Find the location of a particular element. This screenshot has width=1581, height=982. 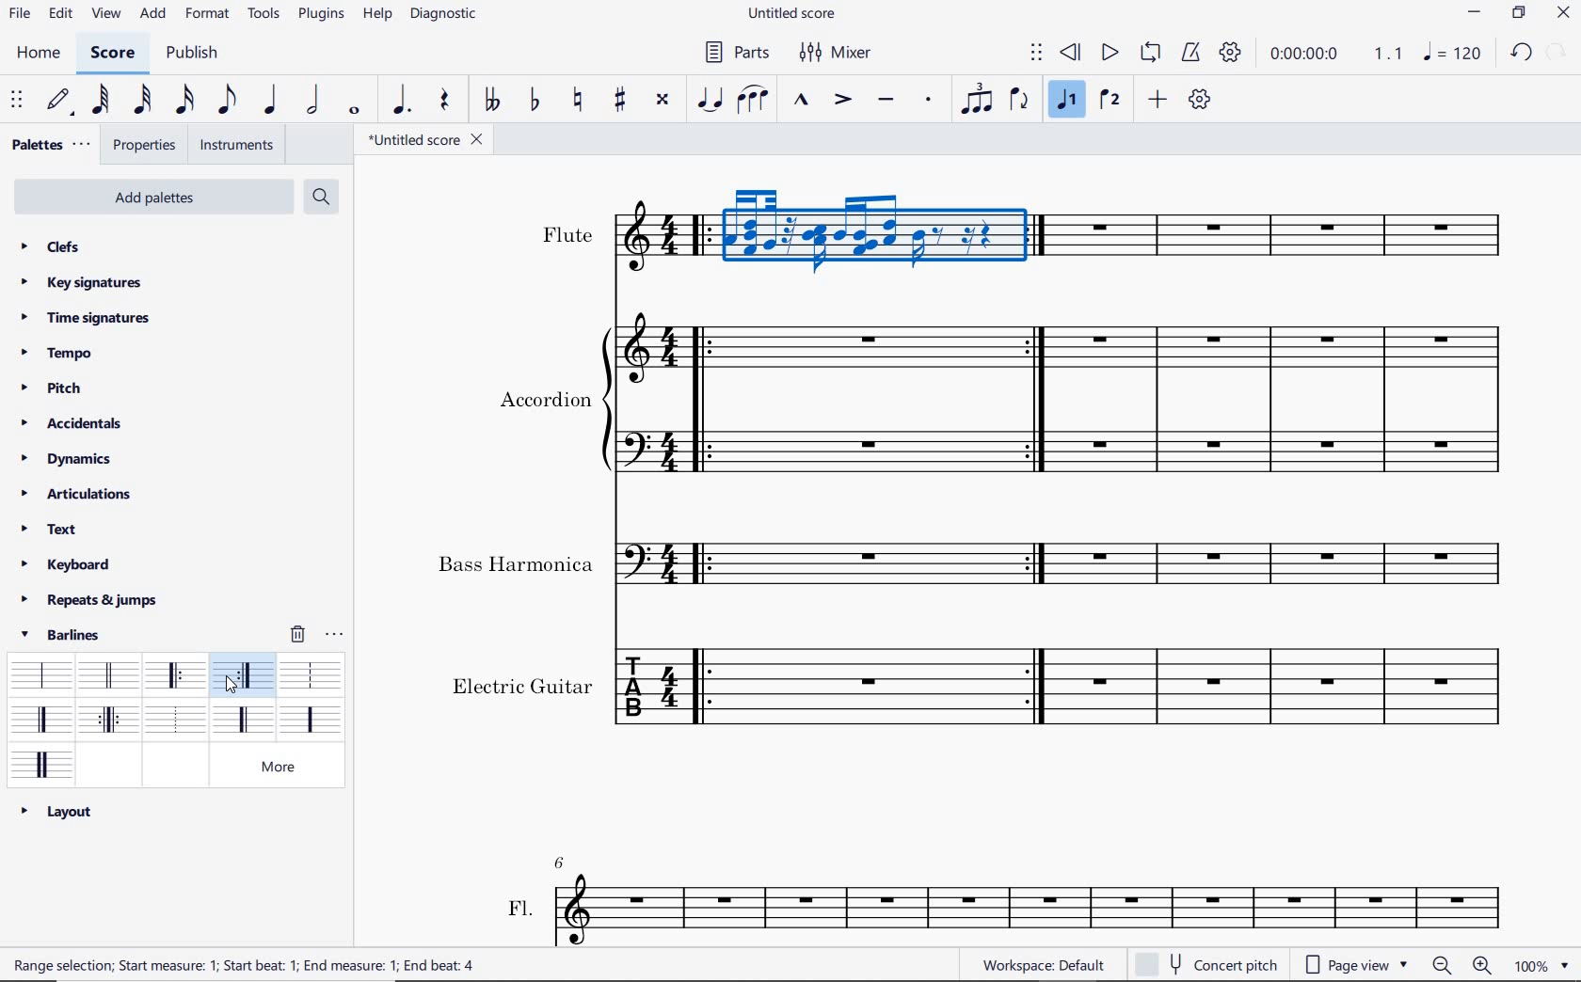

plugins is located at coordinates (320, 16).